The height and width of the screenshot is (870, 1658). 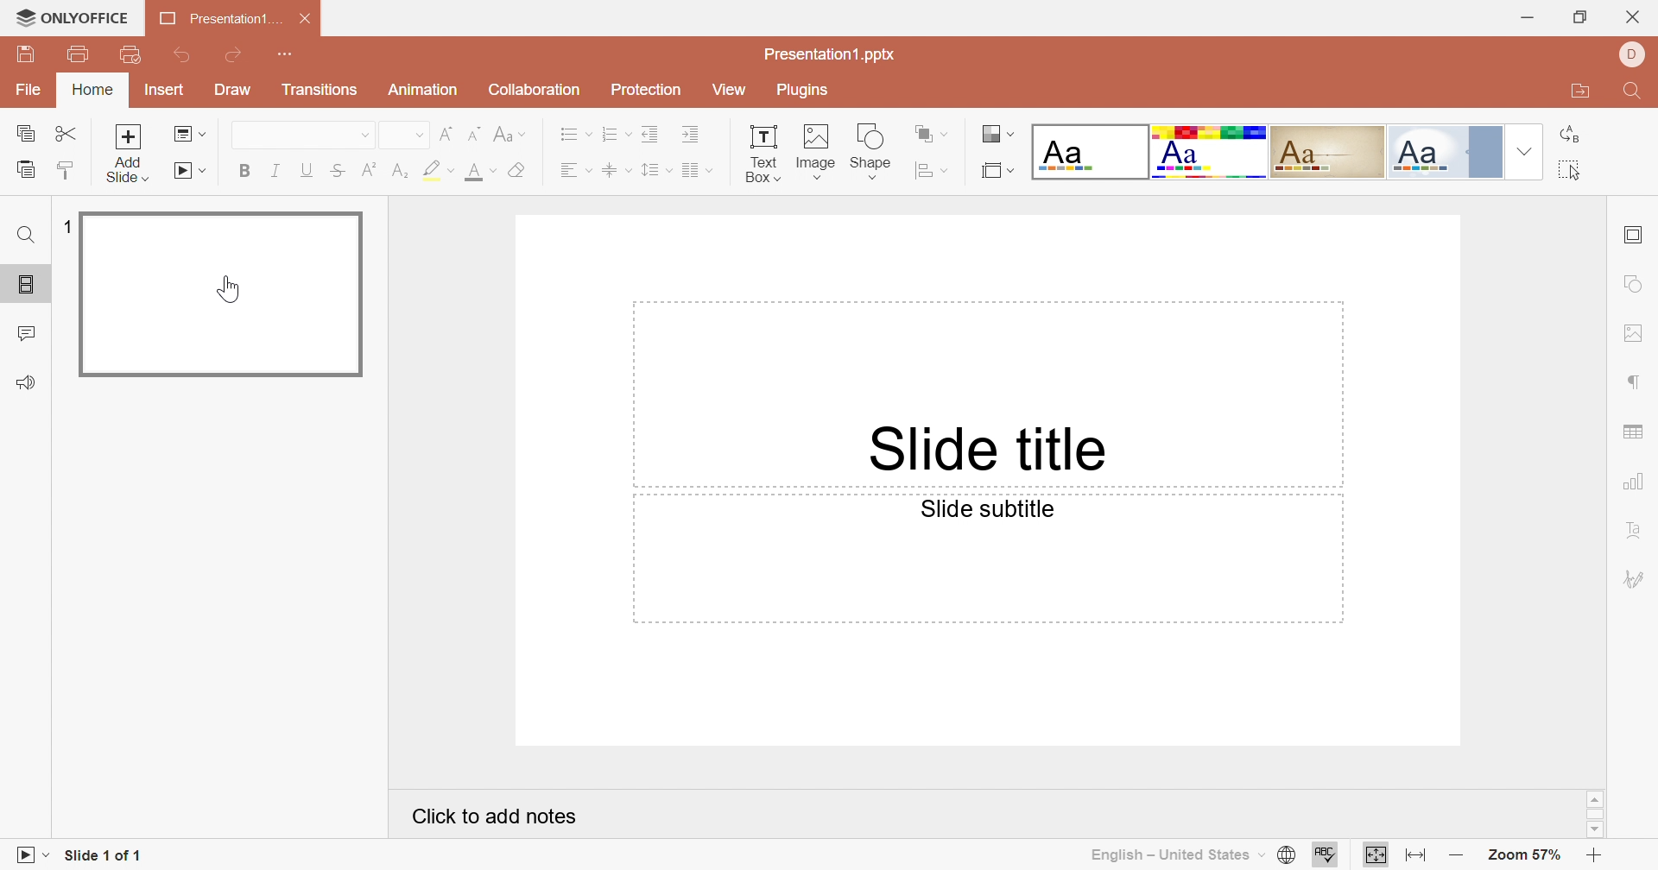 I want to click on Underline, so click(x=304, y=168).